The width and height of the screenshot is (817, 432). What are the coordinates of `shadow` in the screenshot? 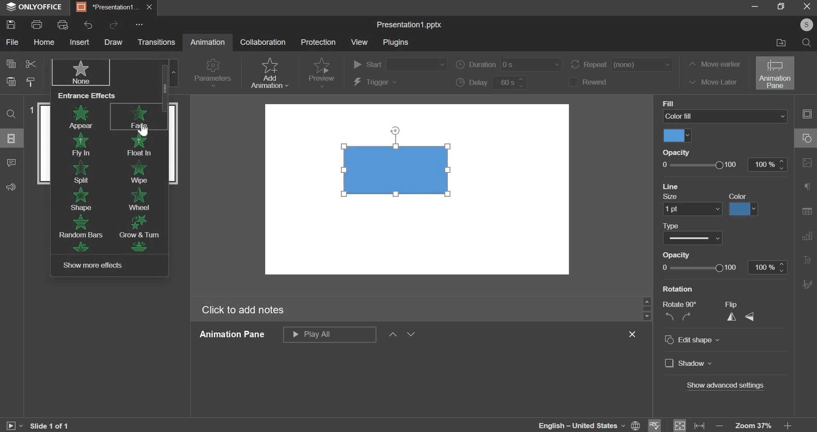 It's located at (688, 364).